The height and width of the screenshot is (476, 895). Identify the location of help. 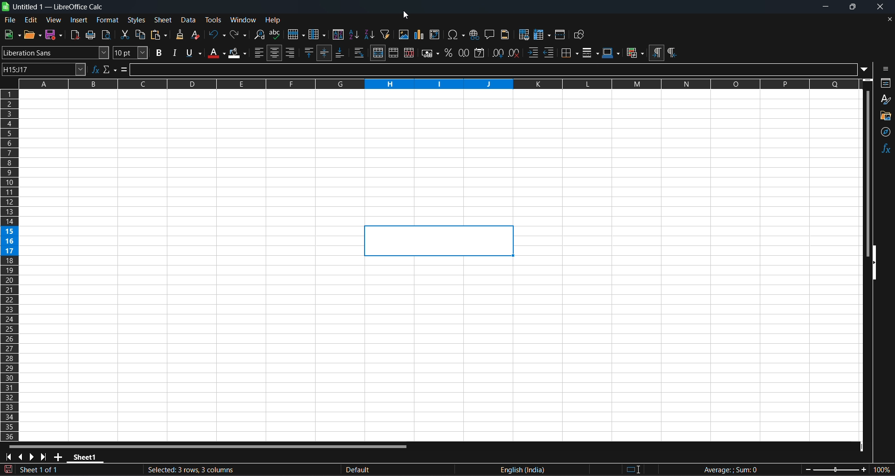
(275, 20).